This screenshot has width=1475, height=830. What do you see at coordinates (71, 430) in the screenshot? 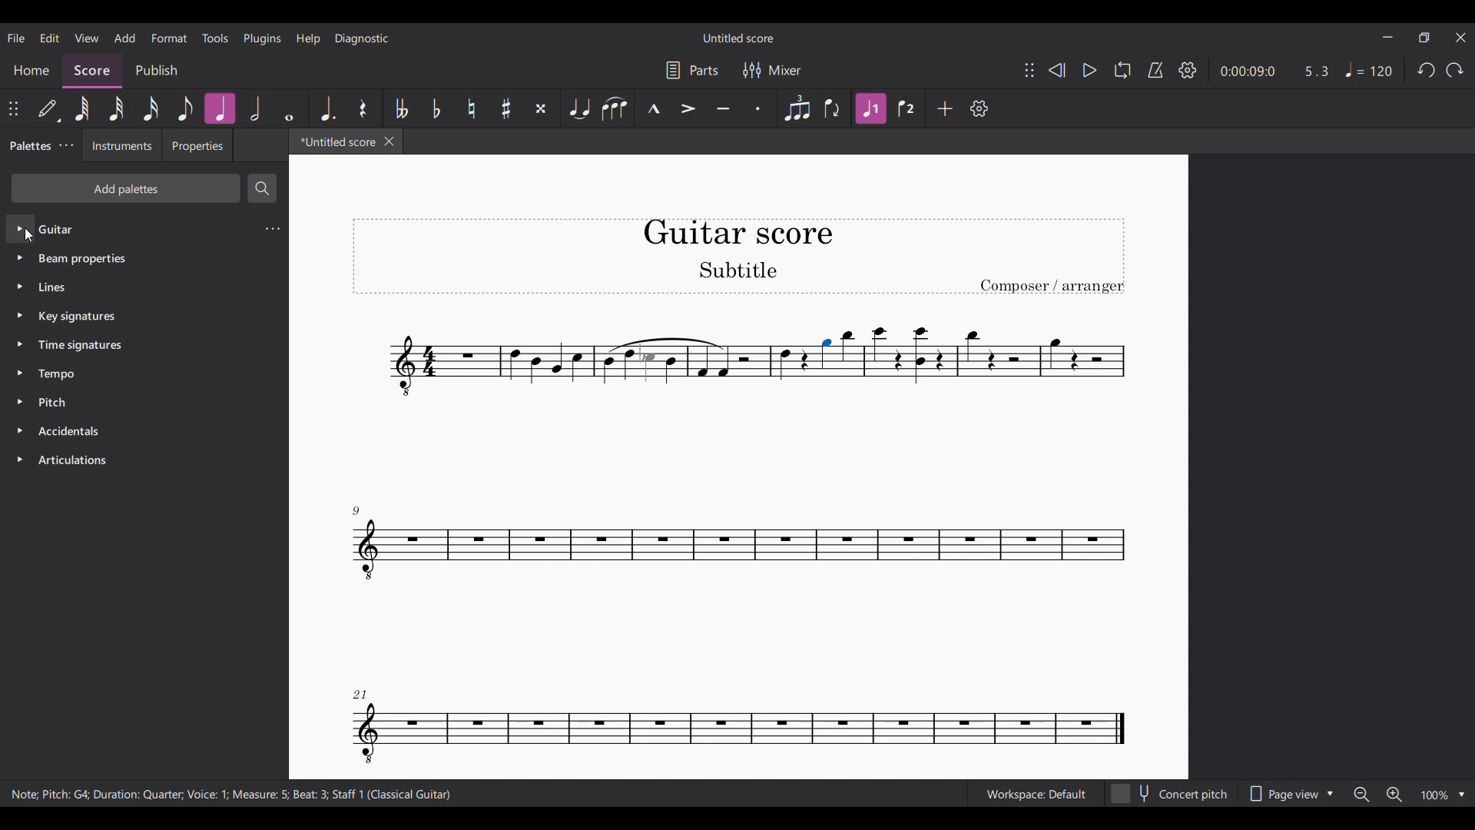
I see `Accidentals` at bounding box center [71, 430].